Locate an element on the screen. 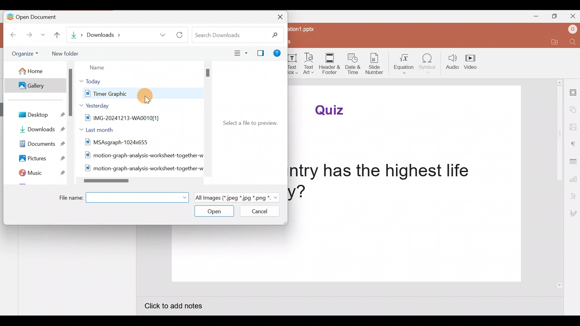  Refresh is located at coordinates (183, 34).